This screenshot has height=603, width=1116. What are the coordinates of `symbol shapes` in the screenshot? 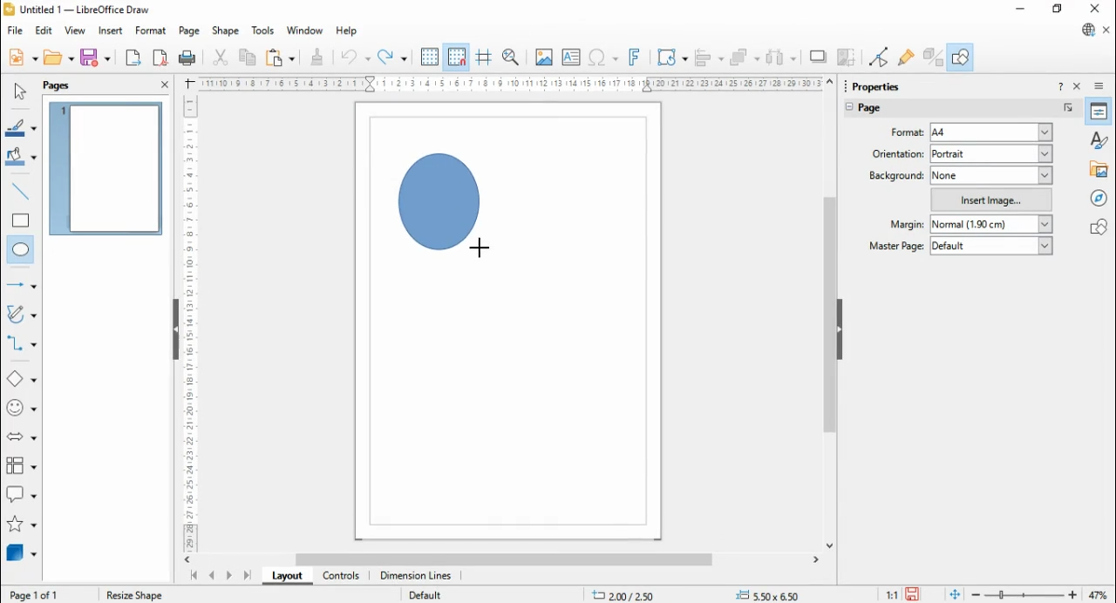 It's located at (23, 410).